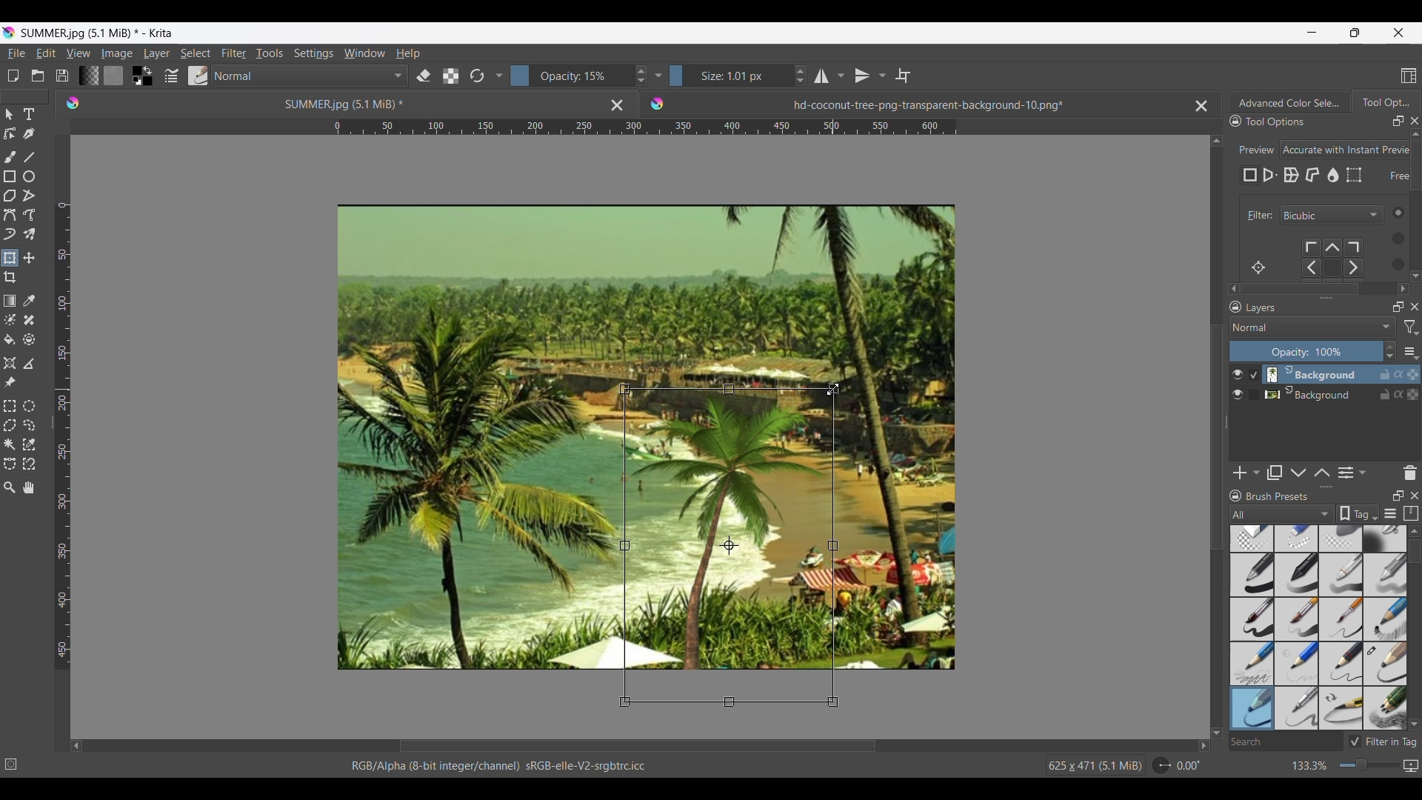 The width and height of the screenshot is (1422, 800). I want to click on pencil 3 - large 4b, so click(1386, 664).